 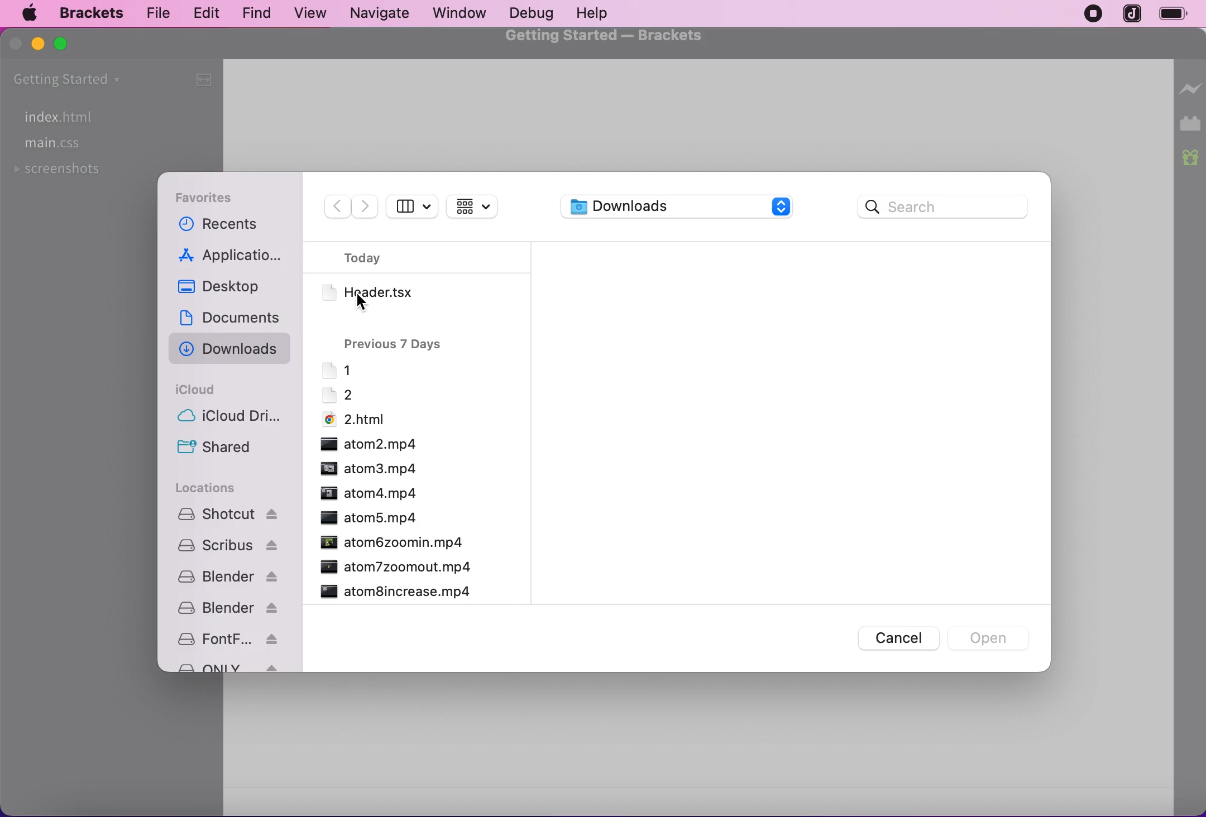 I want to click on minimize app, so click(x=40, y=45).